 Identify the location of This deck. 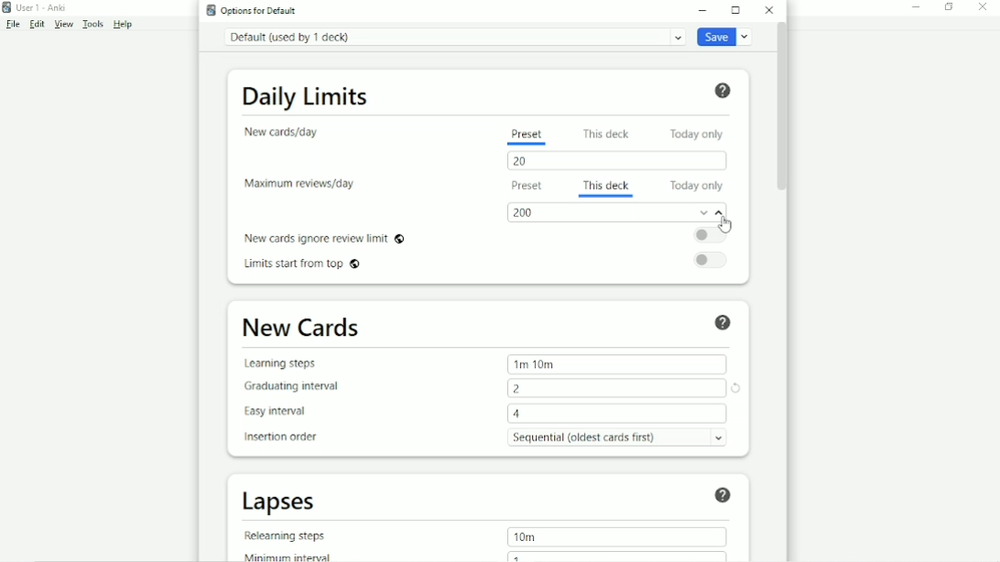
(609, 133).